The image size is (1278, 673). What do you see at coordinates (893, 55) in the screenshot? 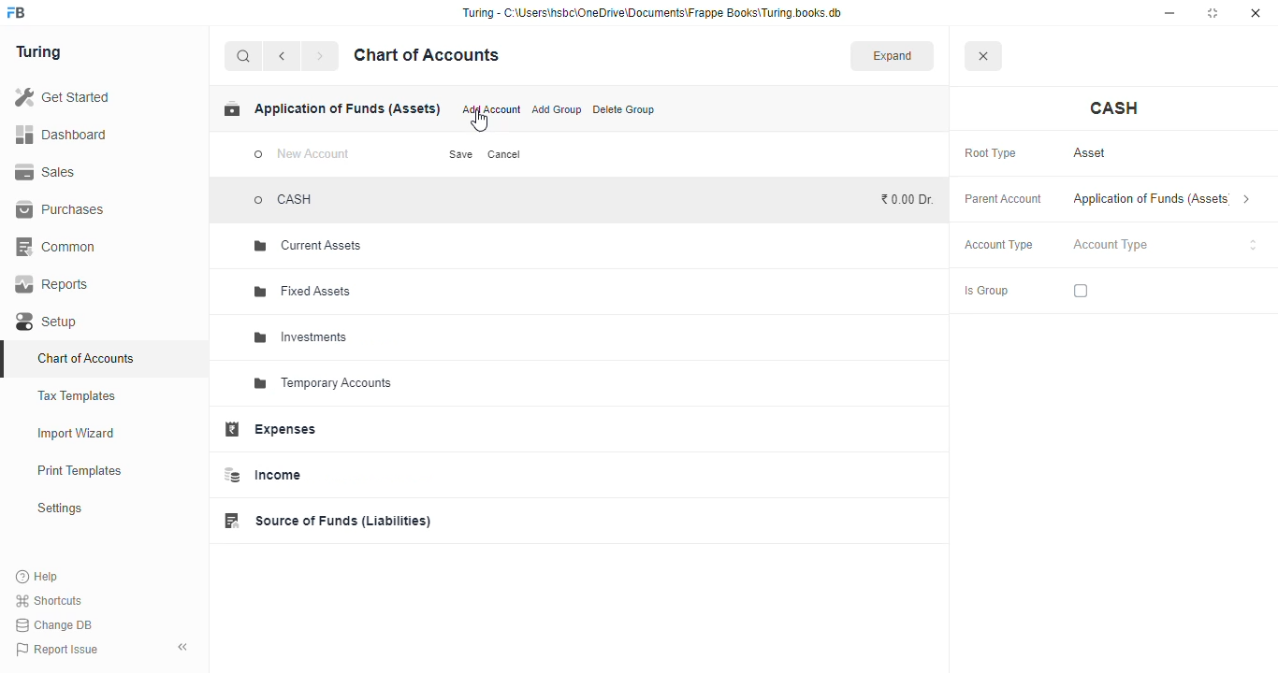
I see `expand` at bounding box center [893, 55].